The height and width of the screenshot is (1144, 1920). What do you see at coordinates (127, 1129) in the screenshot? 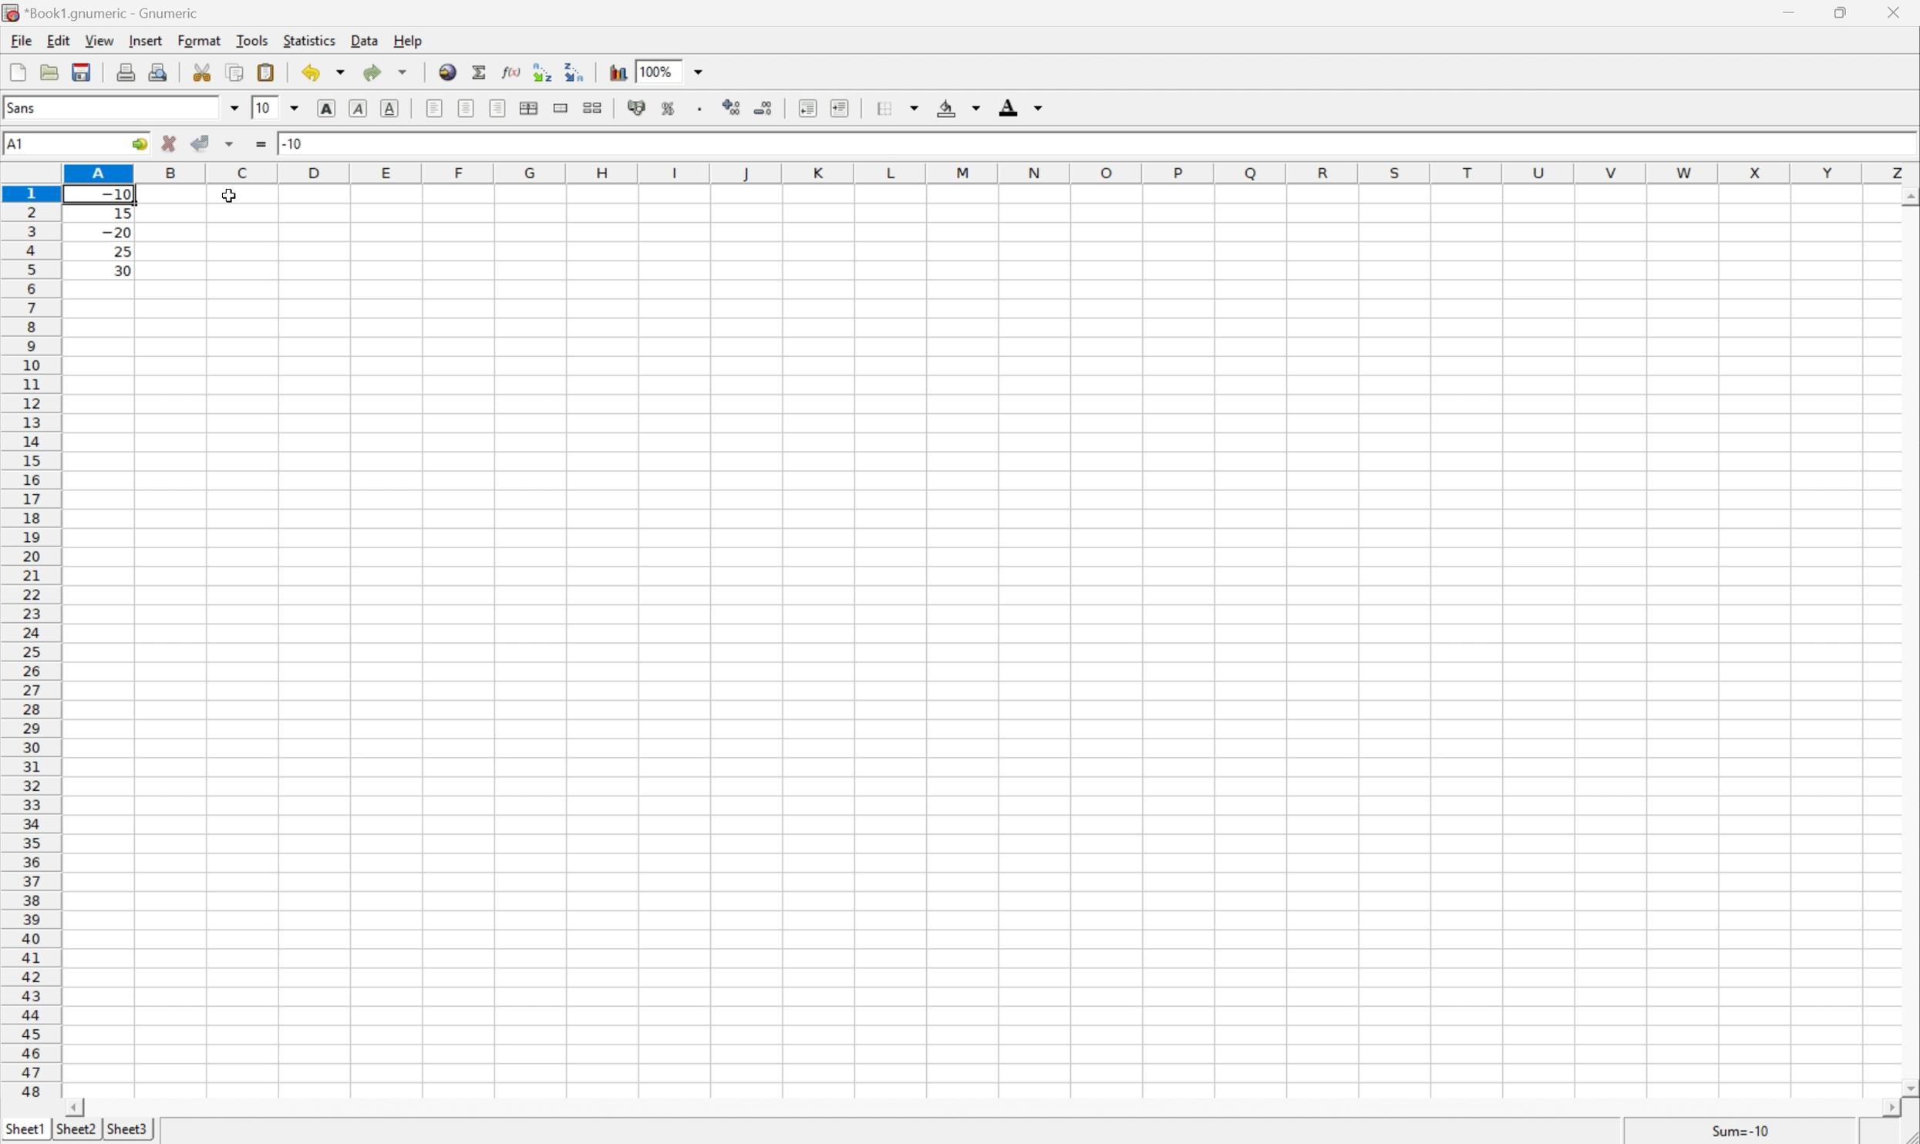
I see `Shee3` at bounding box center [127, 1129].